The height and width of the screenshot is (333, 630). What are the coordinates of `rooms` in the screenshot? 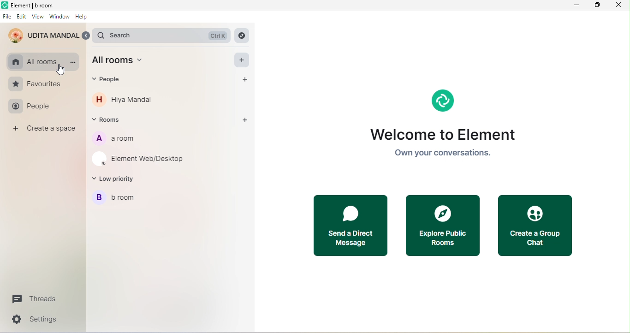 It's located at (110, 120).